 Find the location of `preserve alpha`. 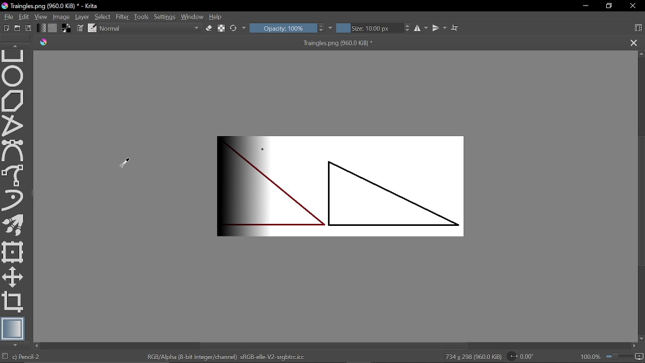

preserve alpha is located at coordinates (222, 29).